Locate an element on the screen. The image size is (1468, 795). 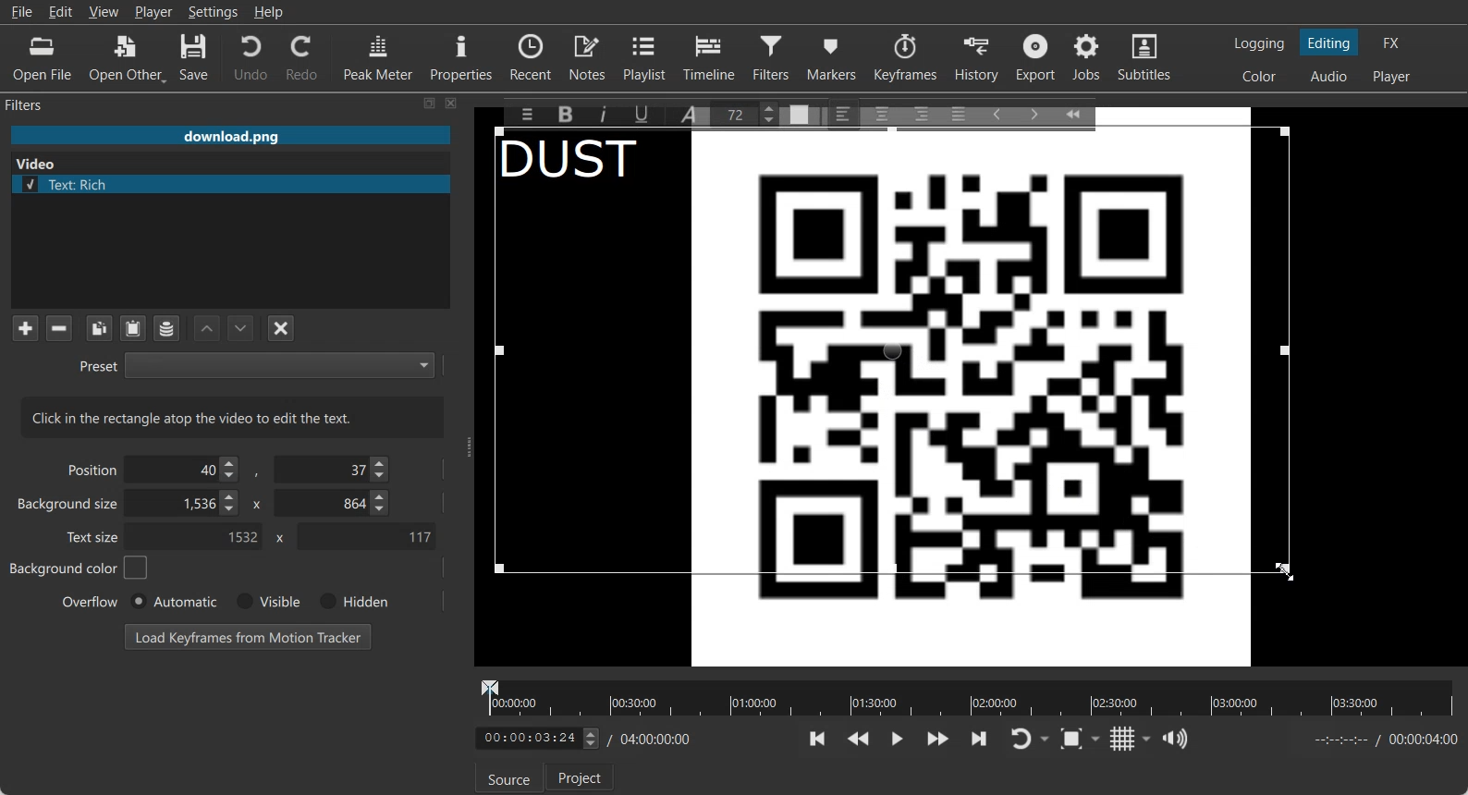
Switching to the logging layout is located at coordinates (1259, 43).